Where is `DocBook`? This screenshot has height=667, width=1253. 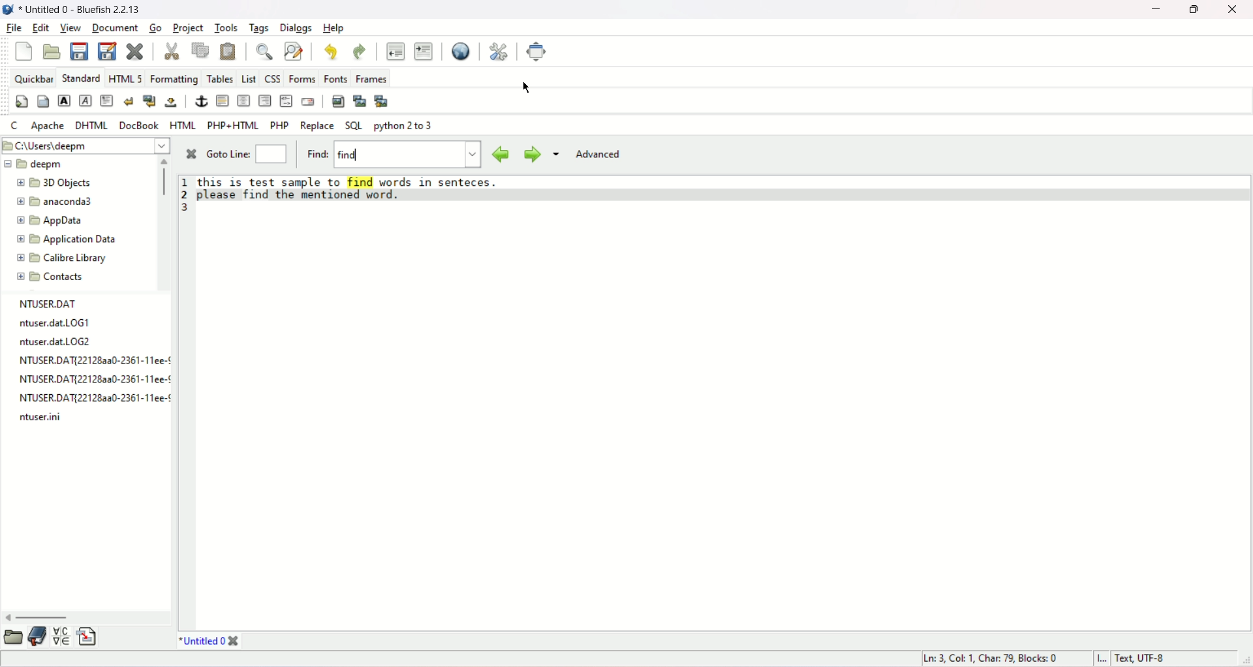 DocBook is located at coordinates (140, 127).